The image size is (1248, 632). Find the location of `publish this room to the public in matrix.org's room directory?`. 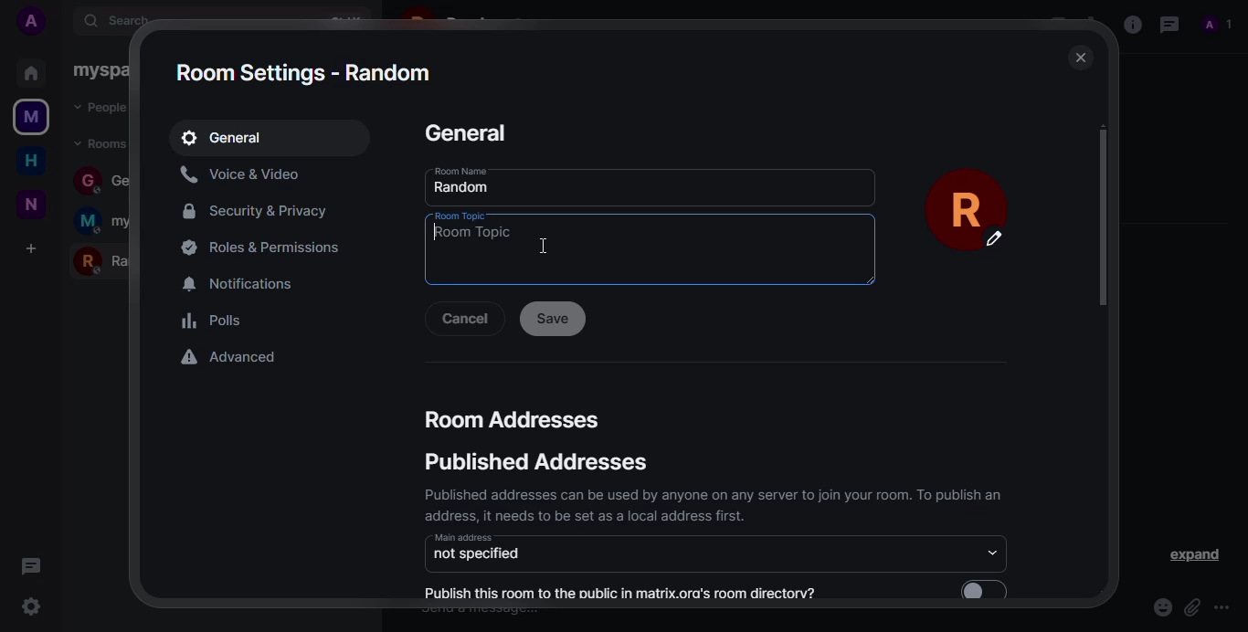

publish this room to the public in matrix.org's room directory? is located at coordinates (620, 594).